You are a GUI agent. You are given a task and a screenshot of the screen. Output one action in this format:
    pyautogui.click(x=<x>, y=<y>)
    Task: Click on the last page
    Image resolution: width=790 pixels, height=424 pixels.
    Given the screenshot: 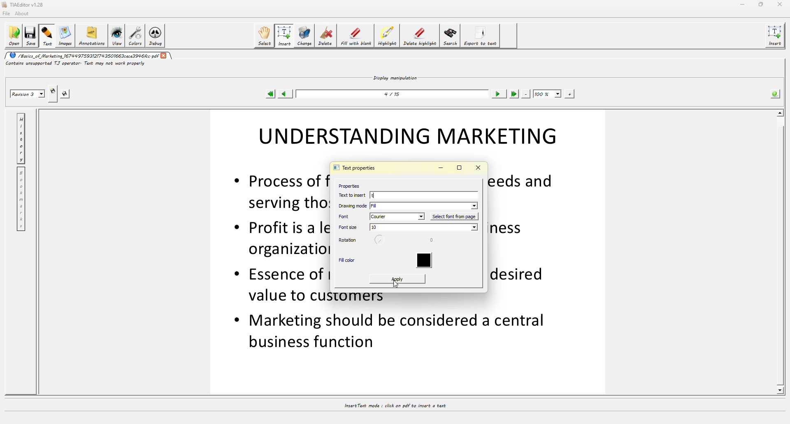 What is the action you would take?
    pyautogui.click(x=514, y=94)
    